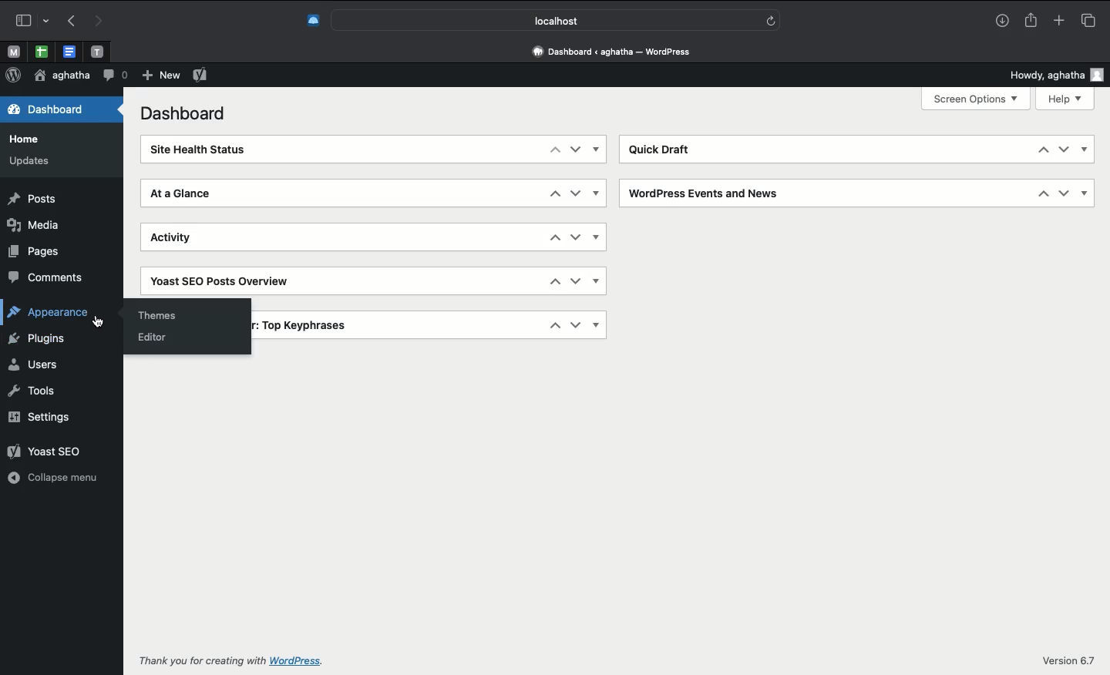 The image size is (1110, 675). What do you see at coordinates (596, 193) in the screenshot?
I see `Show` at bounding box center [596, 193].